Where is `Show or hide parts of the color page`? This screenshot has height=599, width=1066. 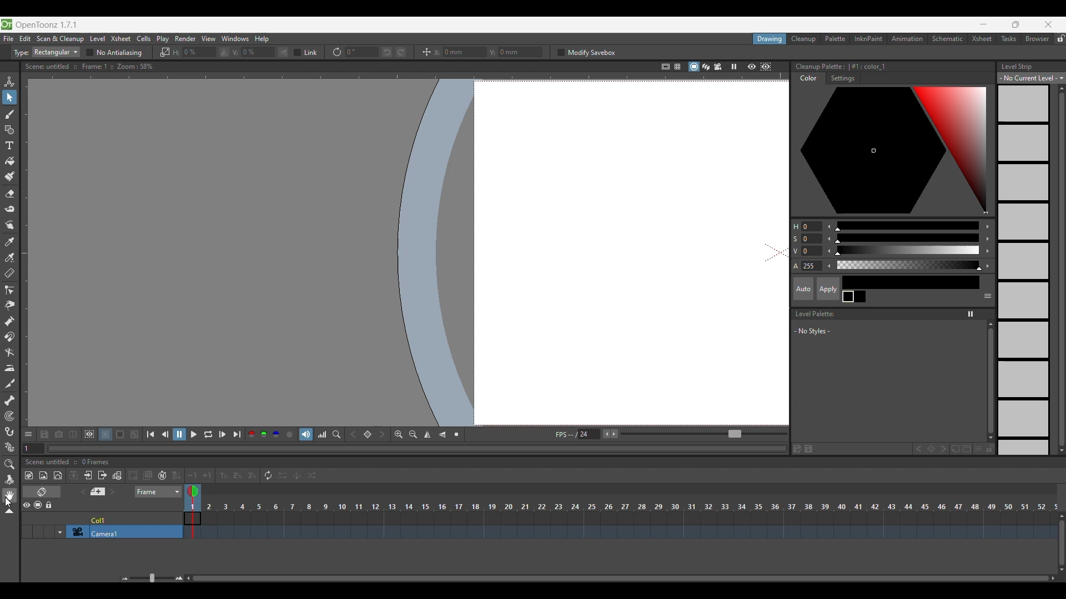 Show or hide parts of the color page is located at coordinates (988, 296).